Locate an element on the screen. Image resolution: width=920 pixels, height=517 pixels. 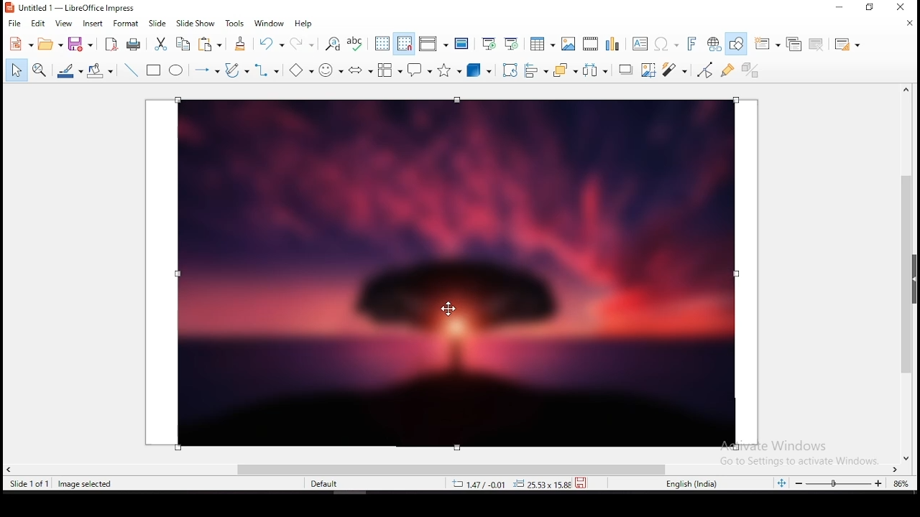
cut is located at coordinates (161, 44).